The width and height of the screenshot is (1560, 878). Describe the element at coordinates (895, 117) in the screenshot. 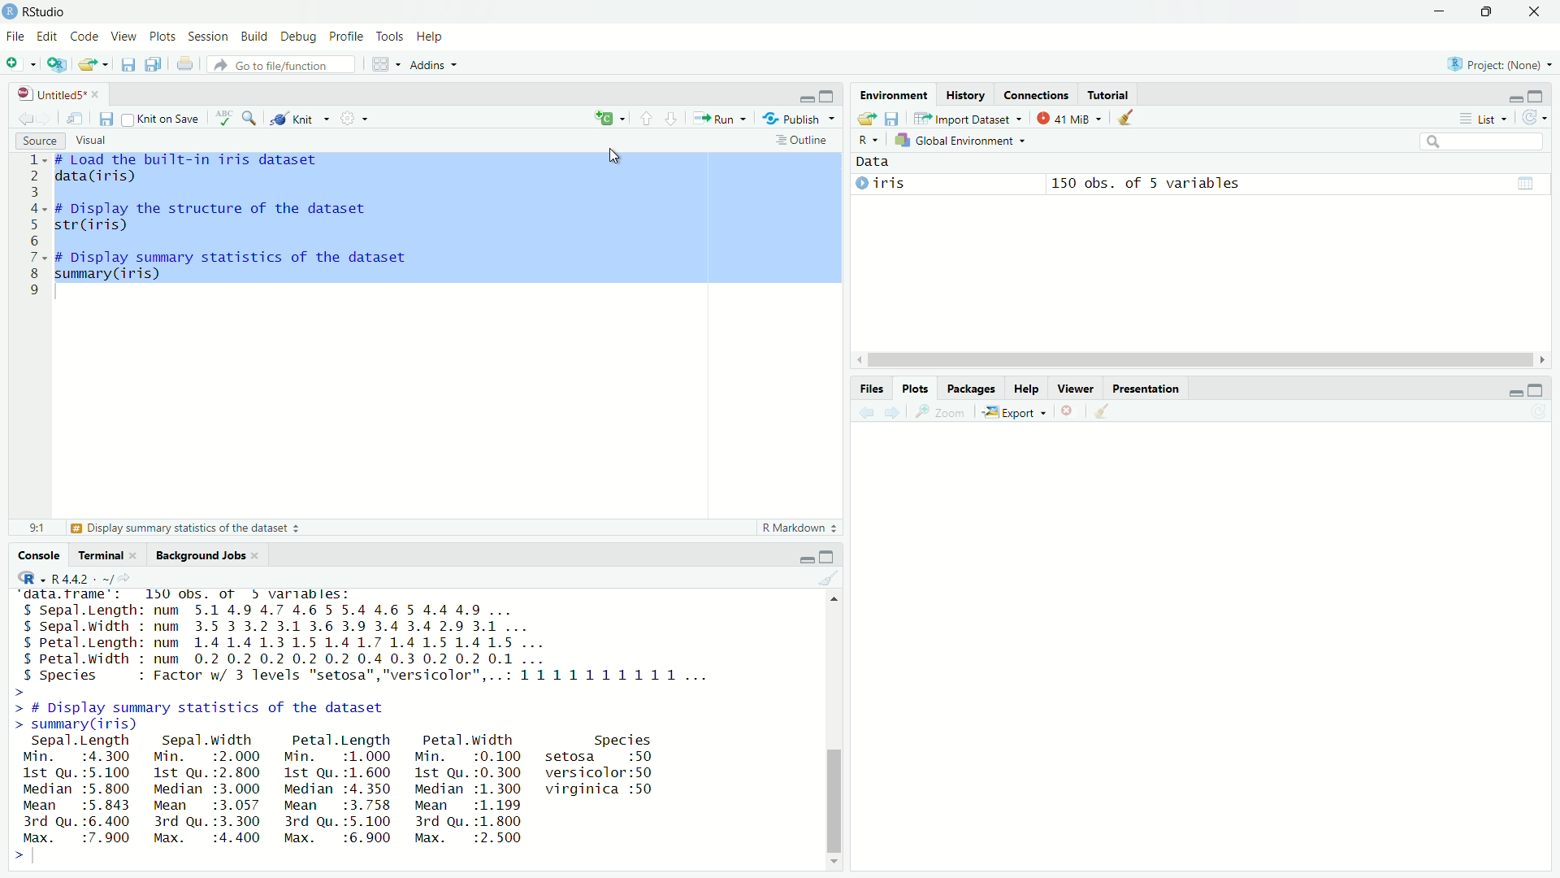

I see `Save` at that location.